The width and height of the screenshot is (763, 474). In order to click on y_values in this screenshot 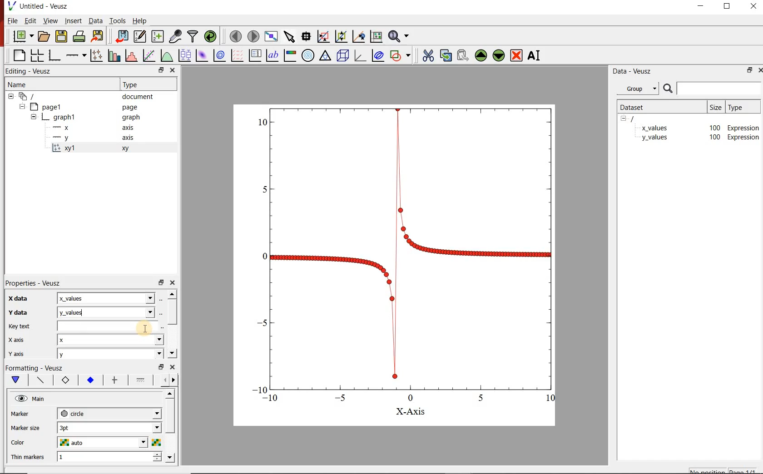, I will do `click(654, 138)`.